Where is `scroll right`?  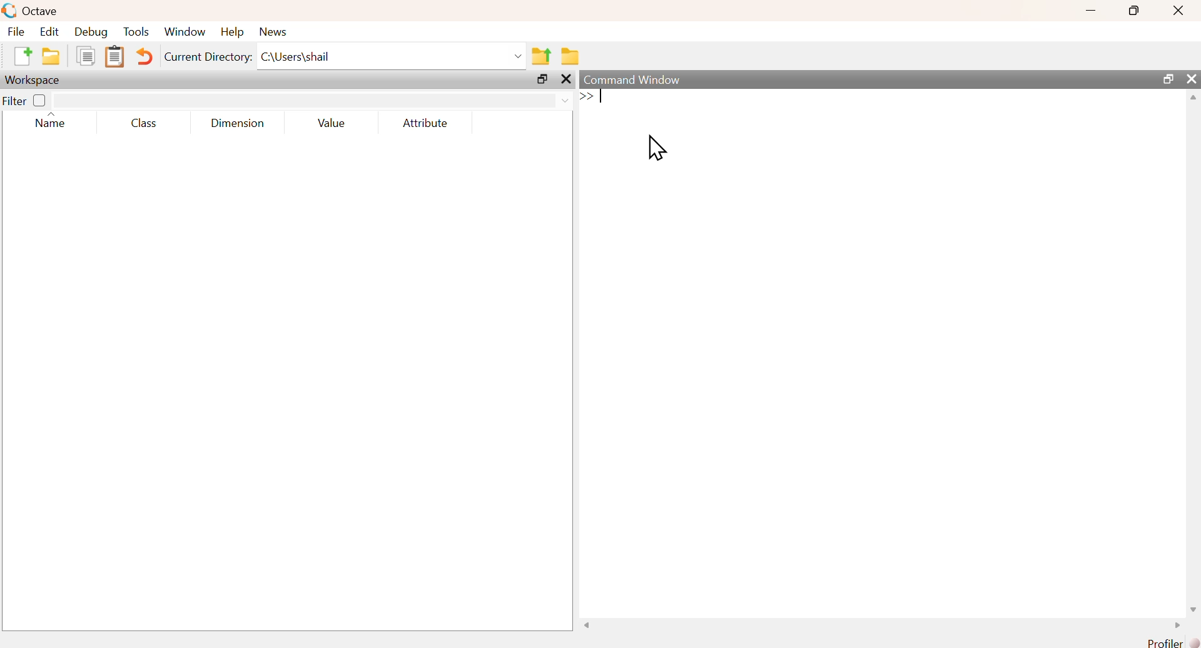
scroll right is located at coordinates (1177, 624).